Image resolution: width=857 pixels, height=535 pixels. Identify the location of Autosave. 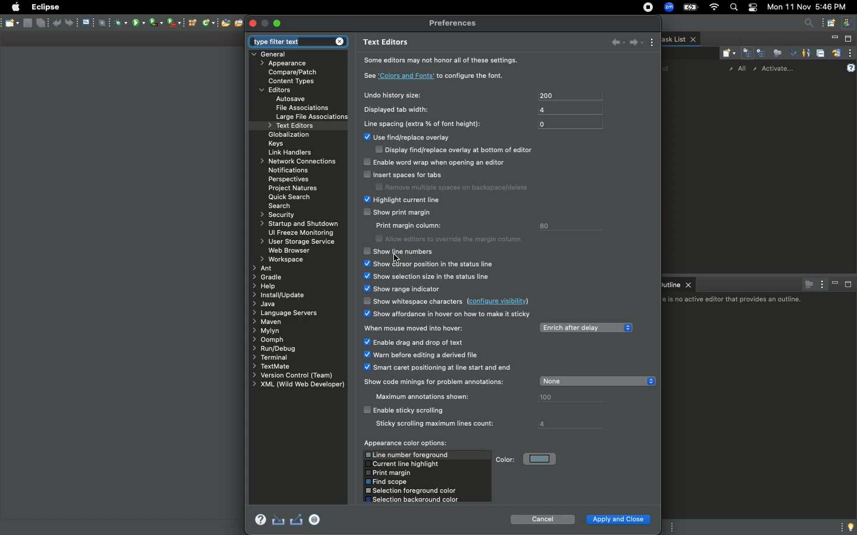
(301, 99).